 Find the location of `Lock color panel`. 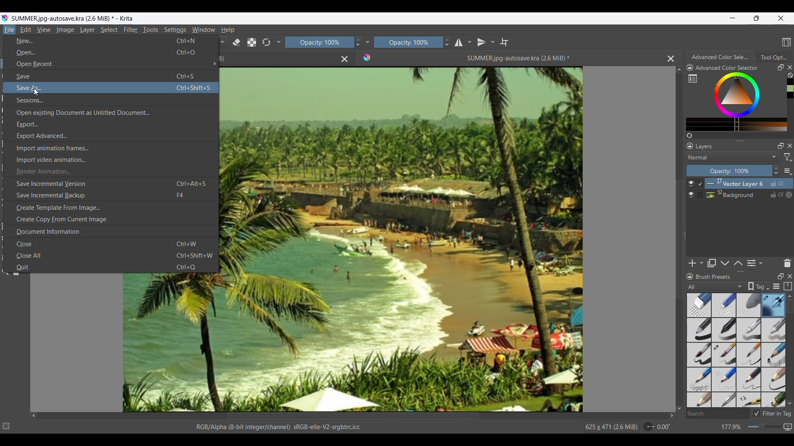

Lock color panel is located at coordinates (690, 68).